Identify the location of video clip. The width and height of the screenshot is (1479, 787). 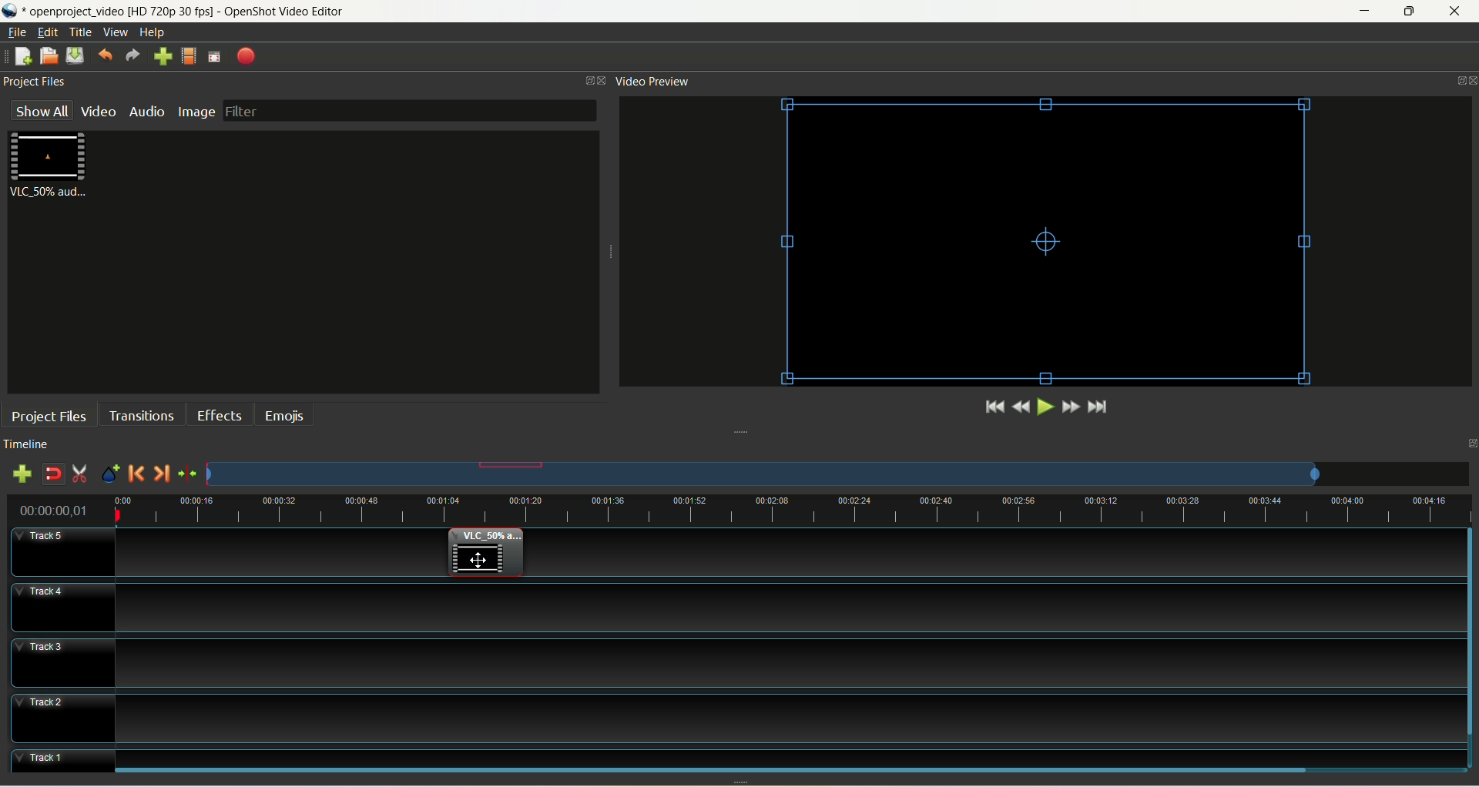
(52, 166).